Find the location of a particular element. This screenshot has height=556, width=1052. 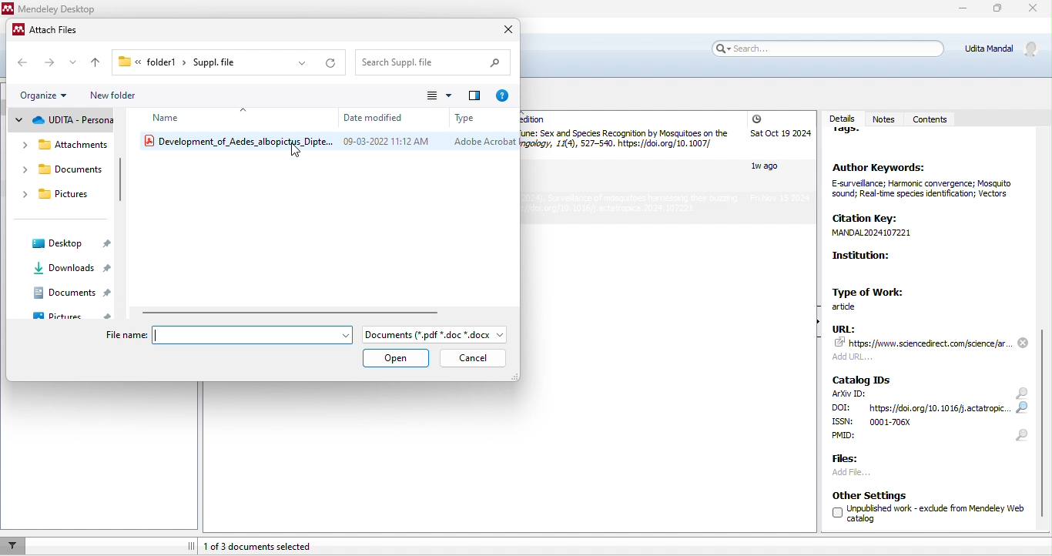

new folder is located at coordinates (136, 97).